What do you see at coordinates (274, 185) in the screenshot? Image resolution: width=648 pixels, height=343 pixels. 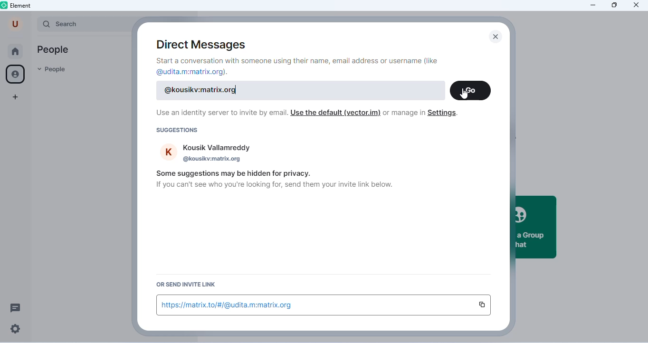 I see `If you can't see who you're looking for, send them your invite link below.` at bounding box center [274, 185].